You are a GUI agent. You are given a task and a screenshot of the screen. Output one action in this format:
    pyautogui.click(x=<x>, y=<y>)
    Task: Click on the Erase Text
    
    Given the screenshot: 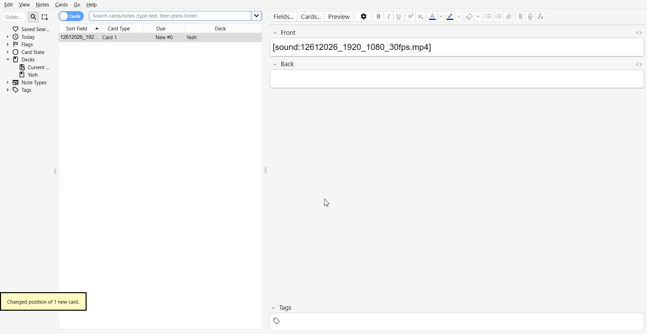 What is the action you would take?
    pyautogui.click(x=473, y=16)
    